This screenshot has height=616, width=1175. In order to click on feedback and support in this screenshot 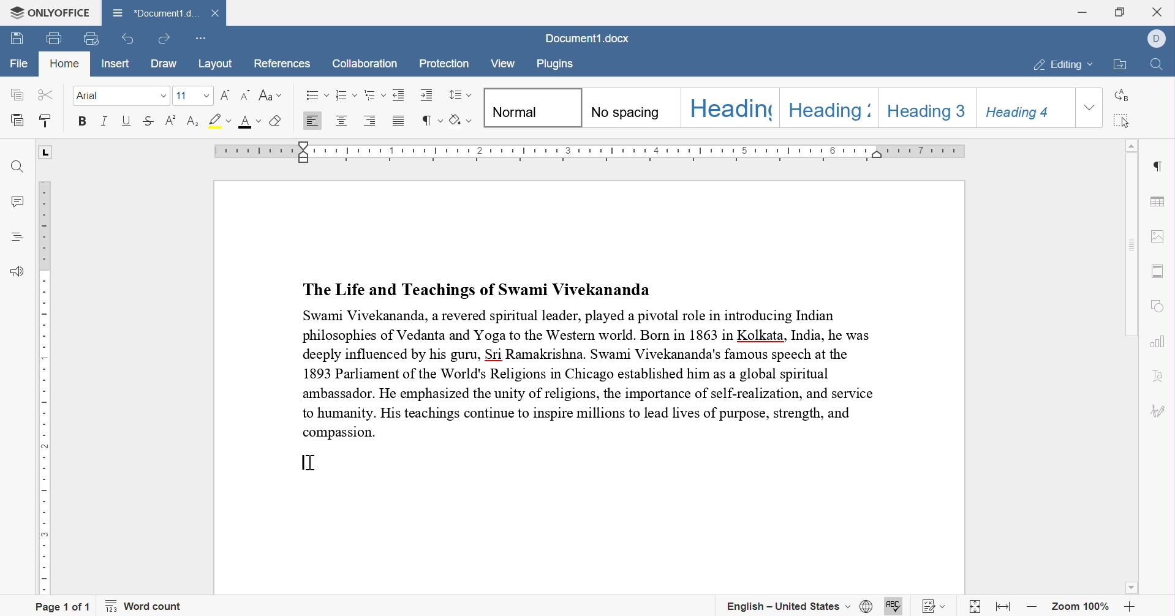, I will do `click(18, 272)`.